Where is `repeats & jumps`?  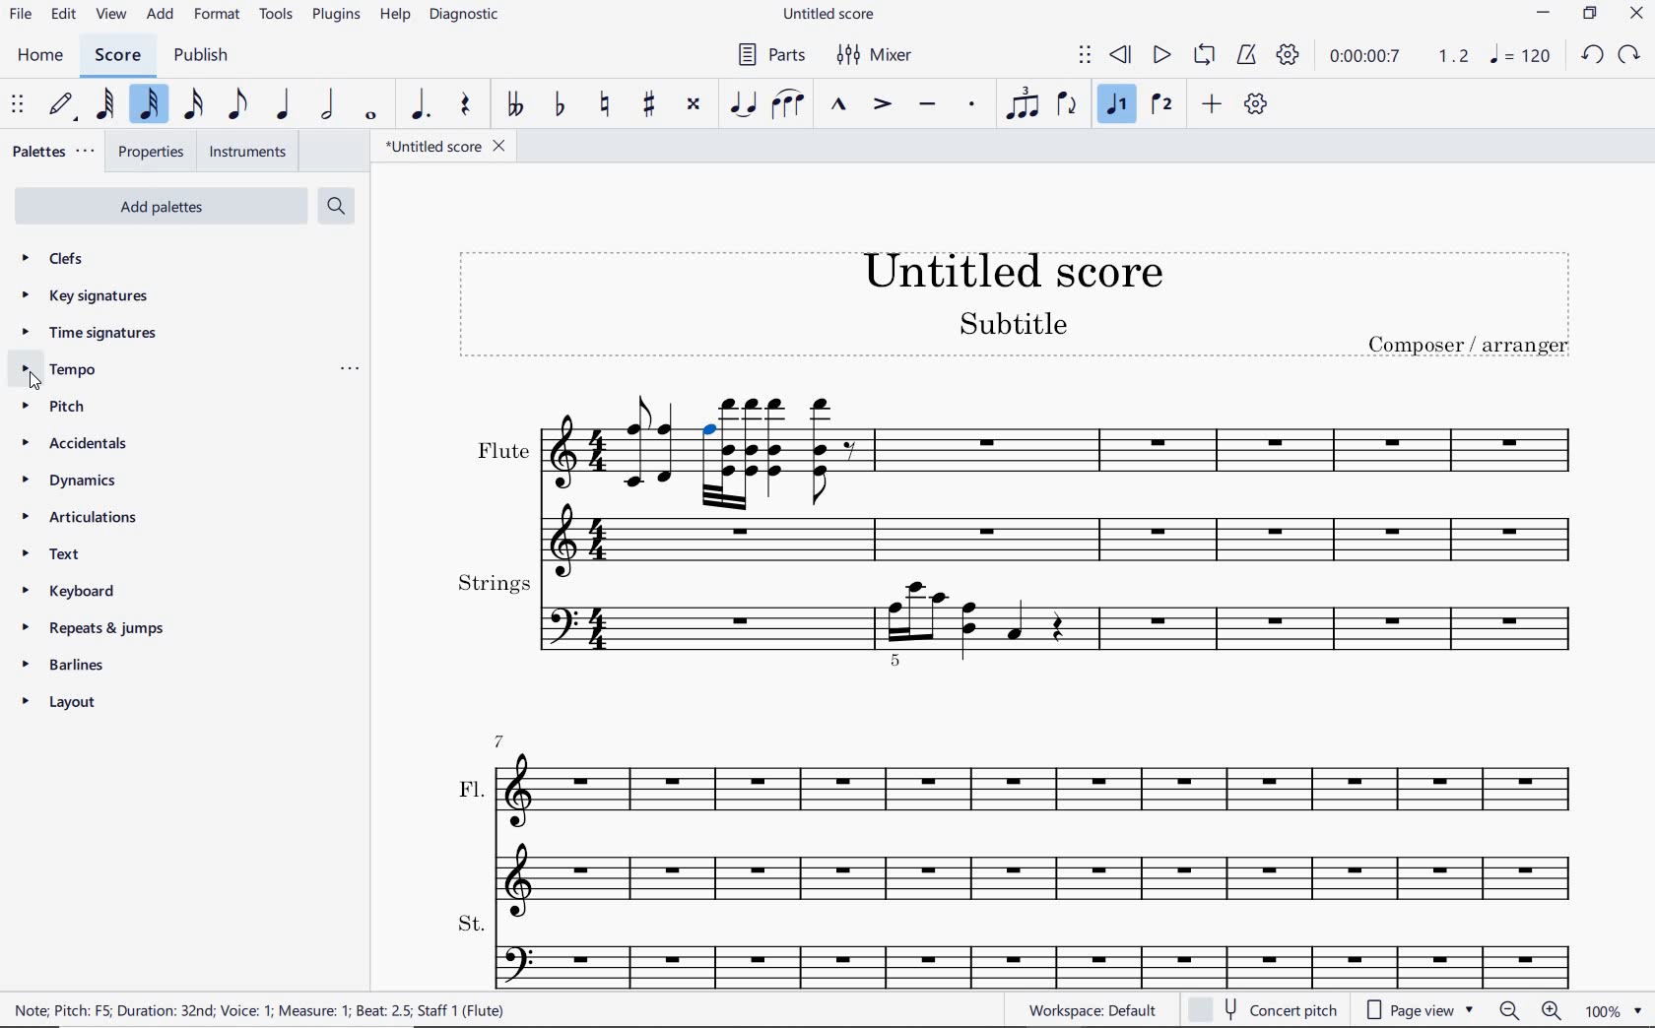
repeats & jumps is located at coordinates (96, 627).